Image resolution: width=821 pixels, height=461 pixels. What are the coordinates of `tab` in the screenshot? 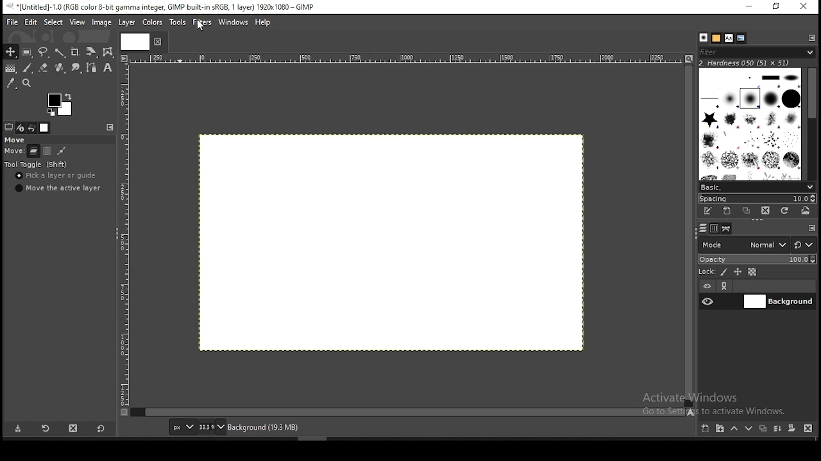 It's located at (133, 41).